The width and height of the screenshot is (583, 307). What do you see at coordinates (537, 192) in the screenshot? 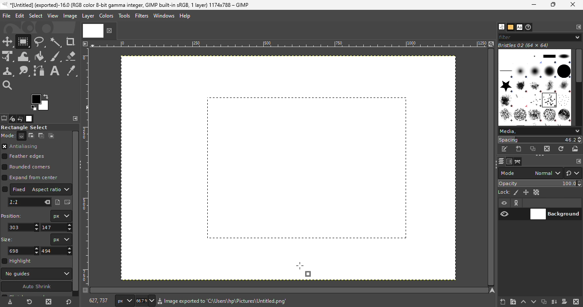
I see `Lock alpha channel` at bounding box center [537, 192].